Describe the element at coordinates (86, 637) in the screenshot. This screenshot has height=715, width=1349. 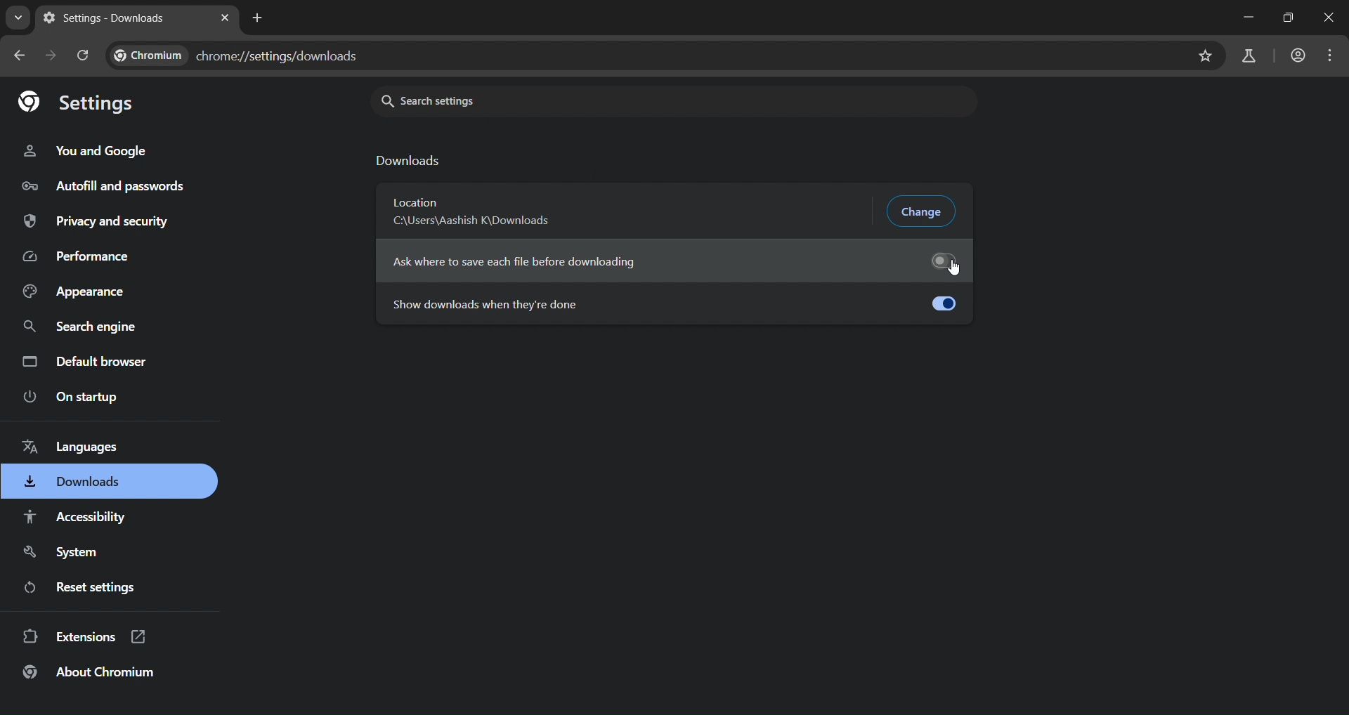
I see `extensions` at that location.